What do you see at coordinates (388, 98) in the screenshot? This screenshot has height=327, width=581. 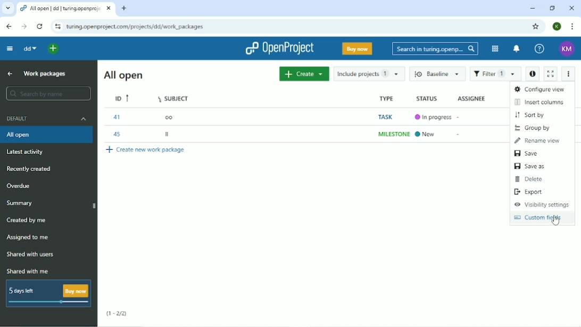 I see `Type` at bounding box center [388, 98].